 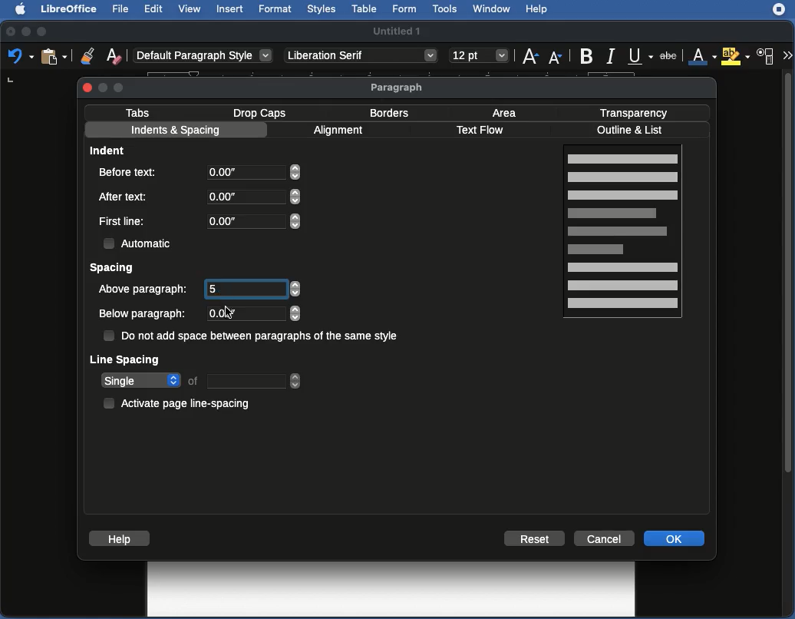 I want to click on LibreOffice, so click(x=67, y=10).